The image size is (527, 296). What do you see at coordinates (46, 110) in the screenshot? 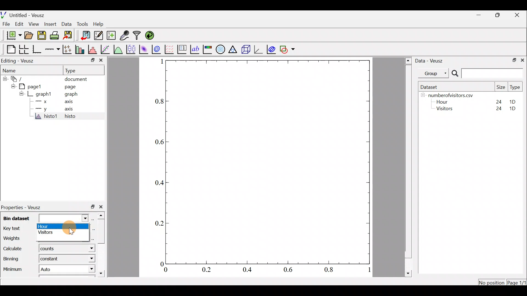
I see `y` at bounding box center [46, 110].